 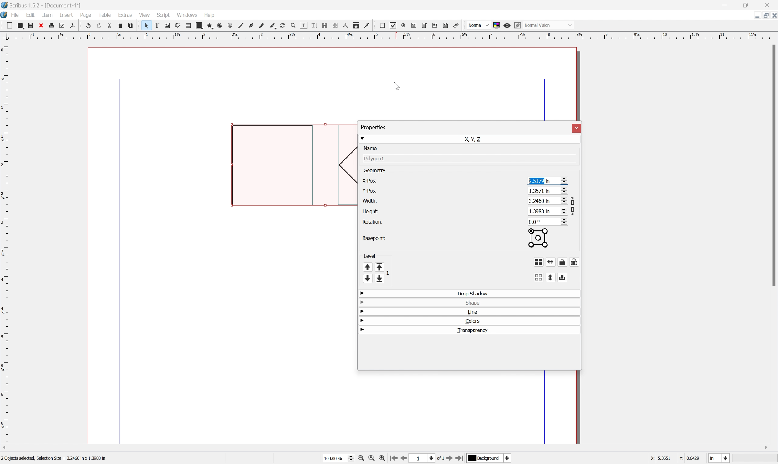 What do you see at coordinates (479, 25) in the screenshot?
I see `Normal` at bounding box center [479, 25].